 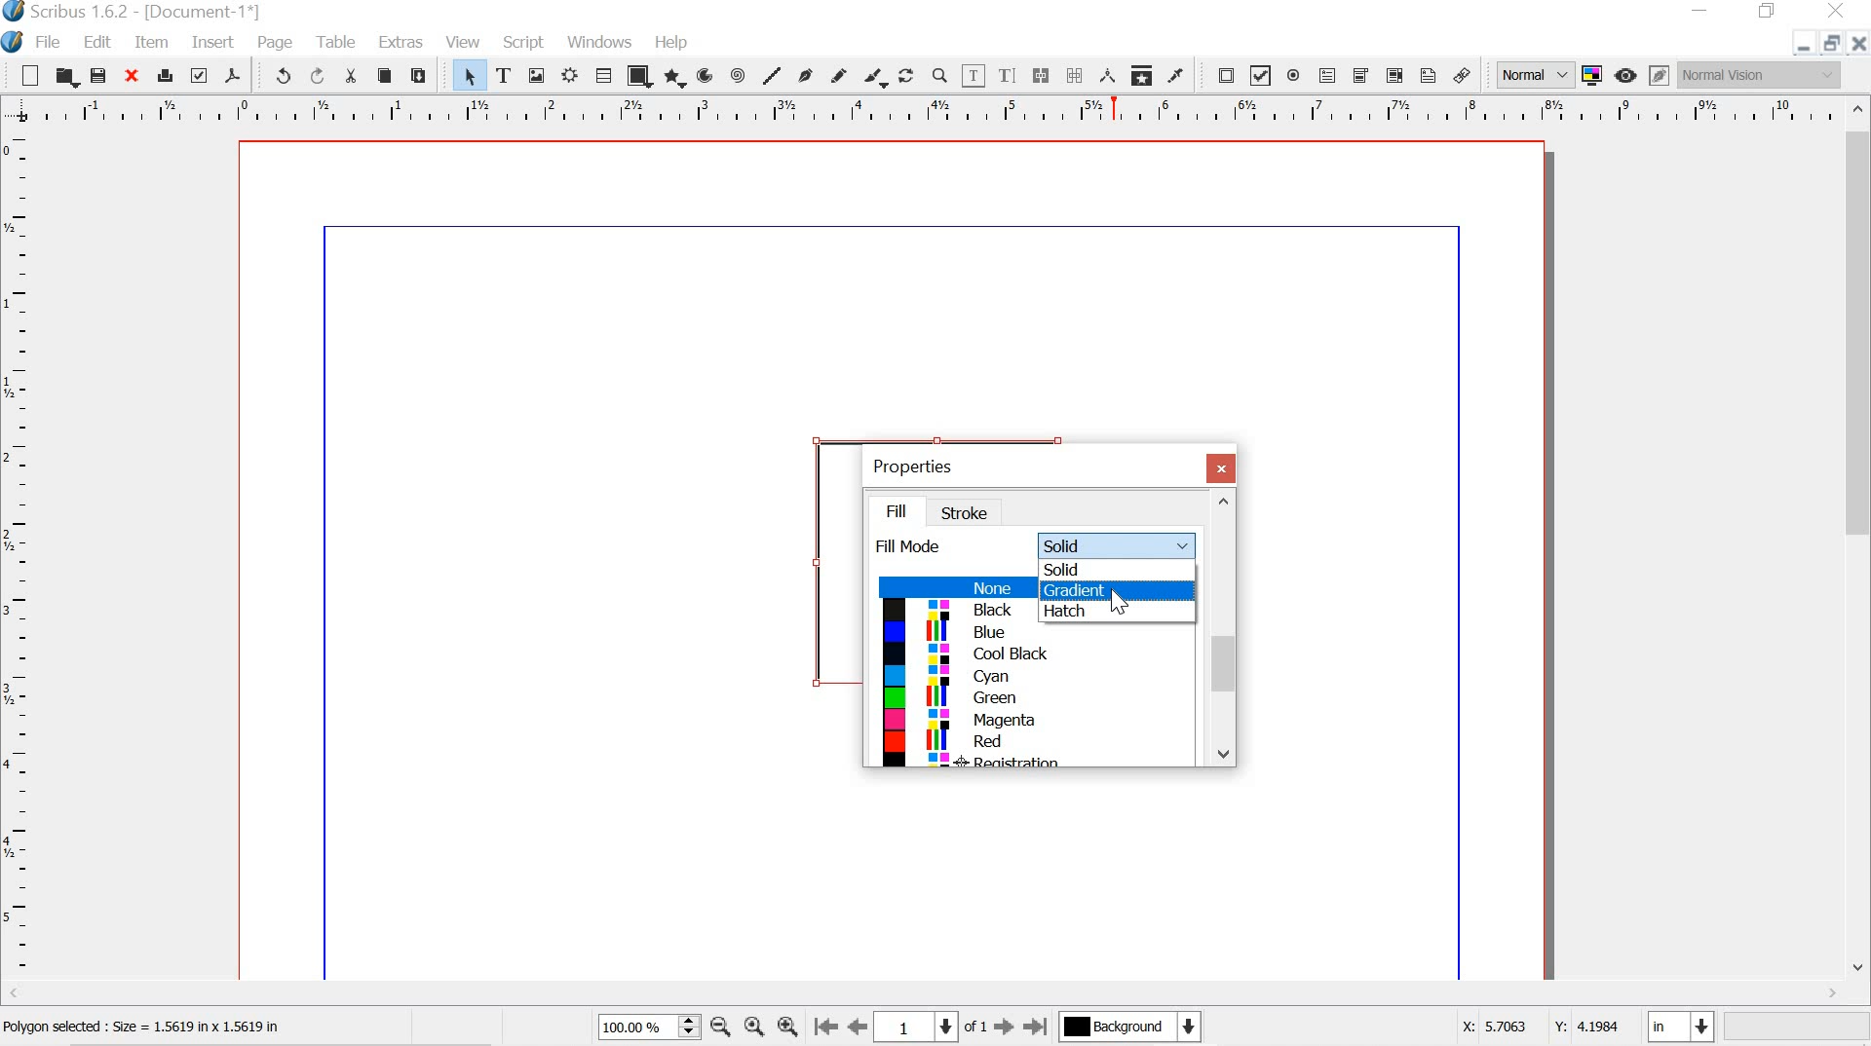 I want to click on pdf check box, so click(x=1261, y=75).